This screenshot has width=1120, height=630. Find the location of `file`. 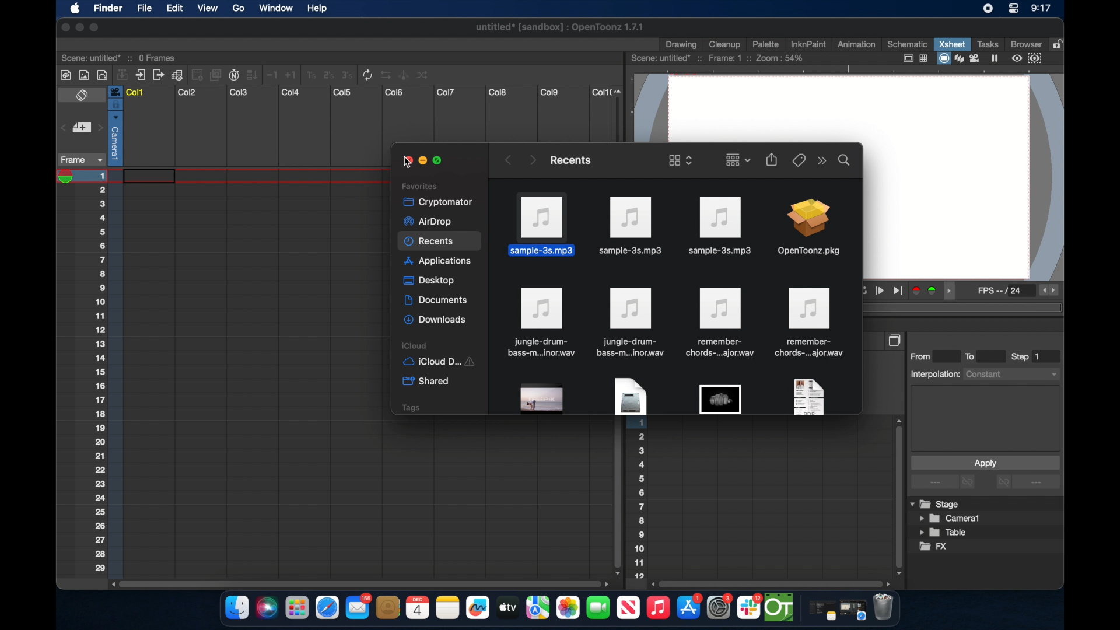

file is located at coordinates (719, 323).